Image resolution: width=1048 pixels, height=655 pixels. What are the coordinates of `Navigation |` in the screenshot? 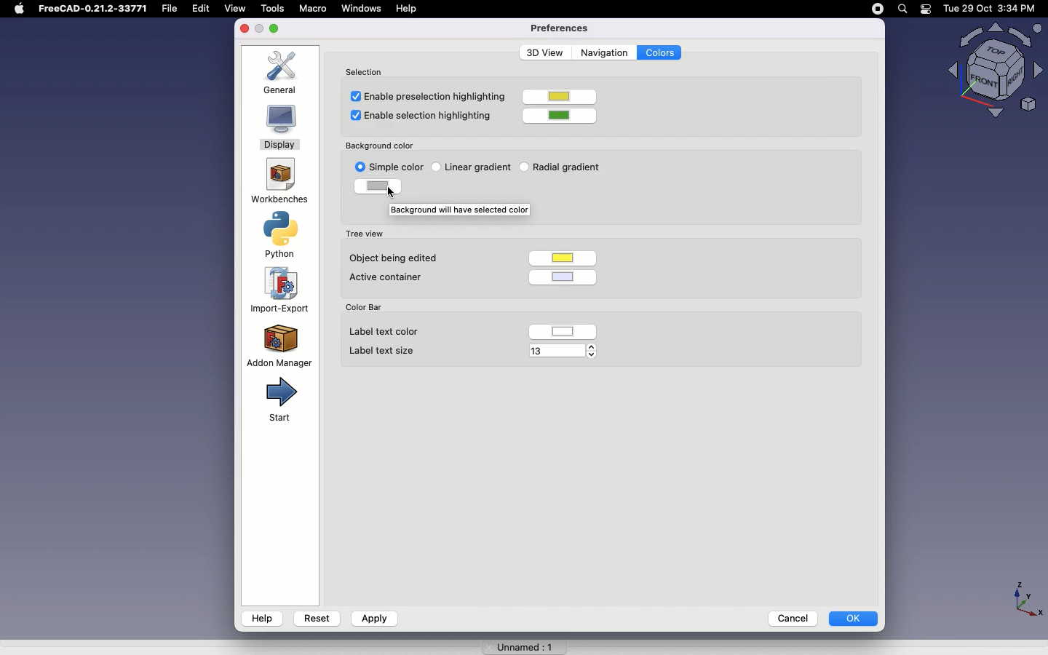 It's located at (603, 52).